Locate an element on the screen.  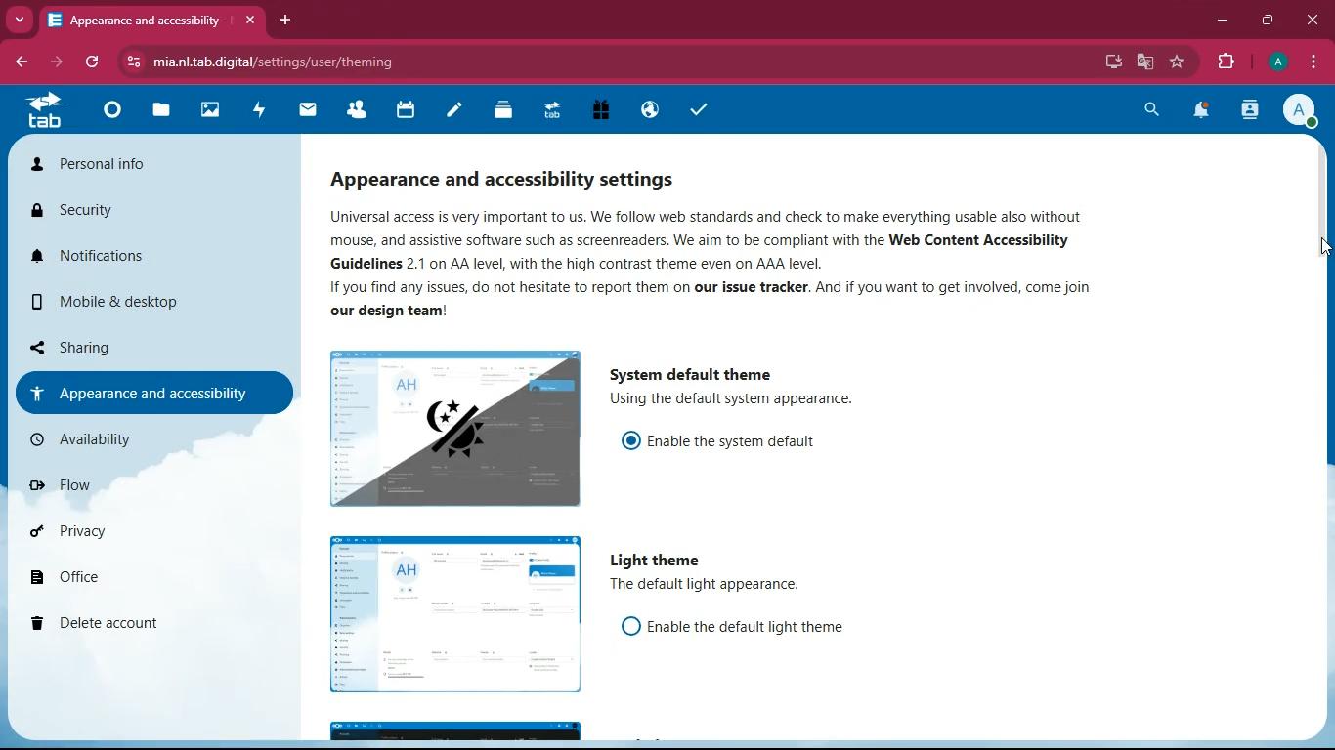
home is located at coordinates (117, 114).